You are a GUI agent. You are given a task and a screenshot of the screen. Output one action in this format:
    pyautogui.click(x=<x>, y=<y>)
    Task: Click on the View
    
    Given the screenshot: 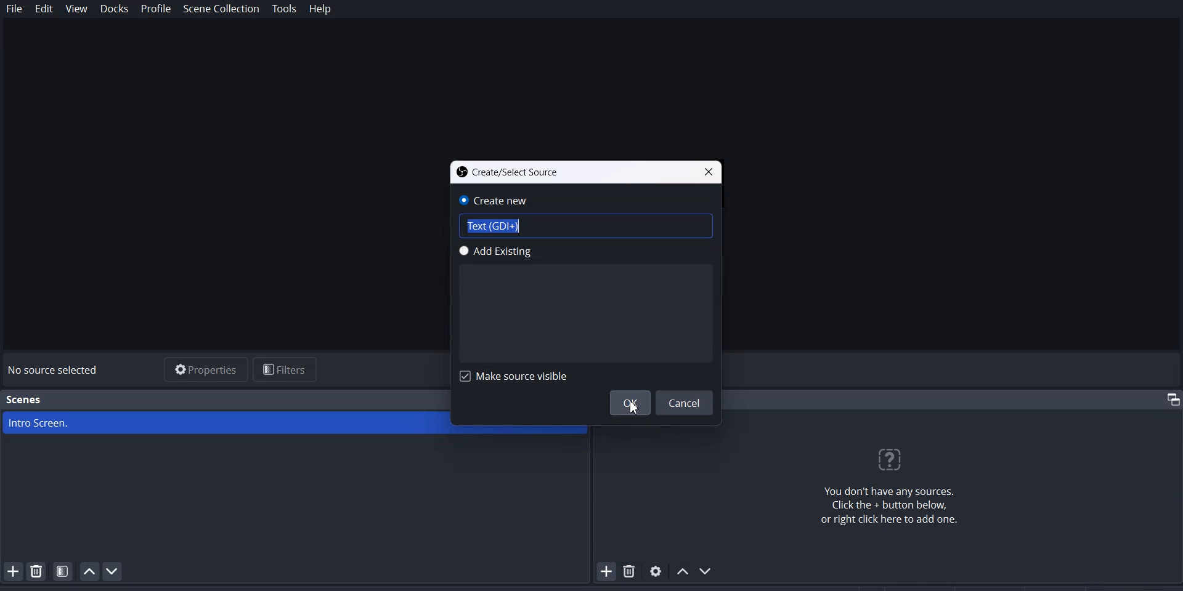 What is the action you would take?
    pyautogui.click(x=77, y=9)
    